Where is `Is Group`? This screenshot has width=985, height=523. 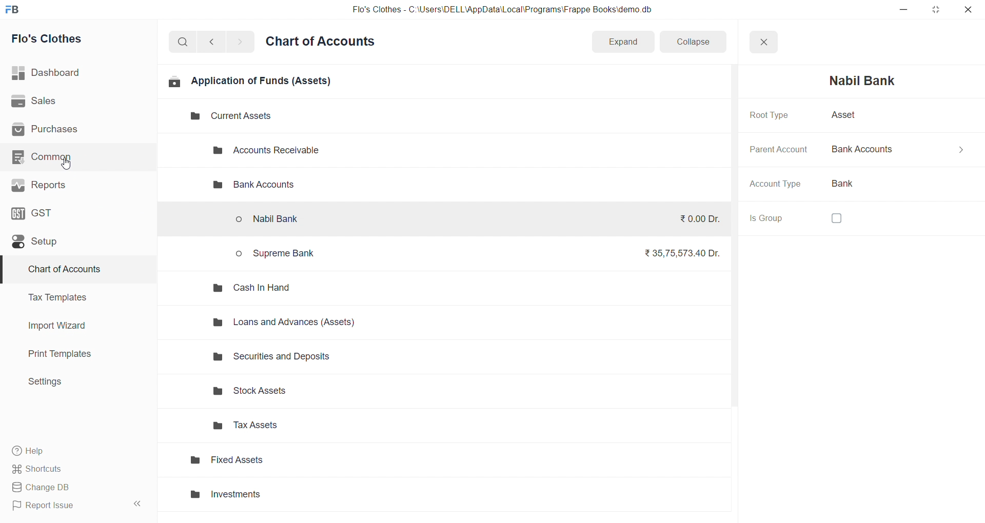 Is Group is located at coordinates (773, 218).